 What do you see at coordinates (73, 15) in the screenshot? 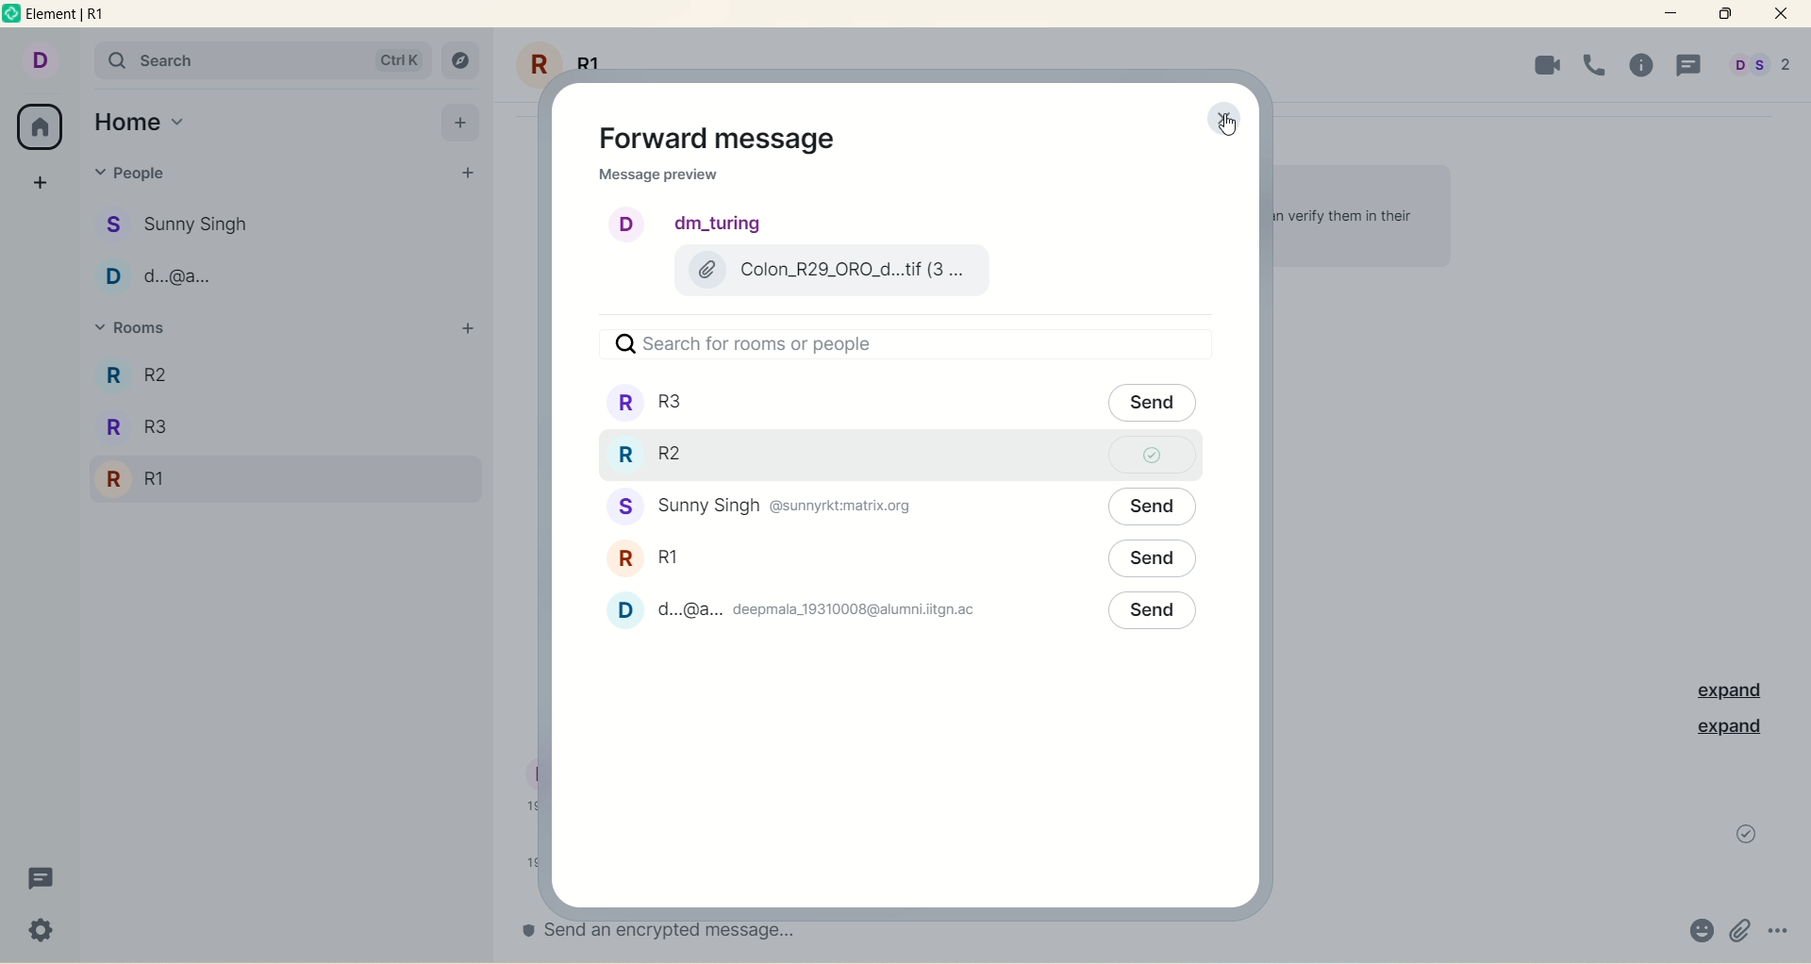
I see `element` at bounding box center [73, 15].